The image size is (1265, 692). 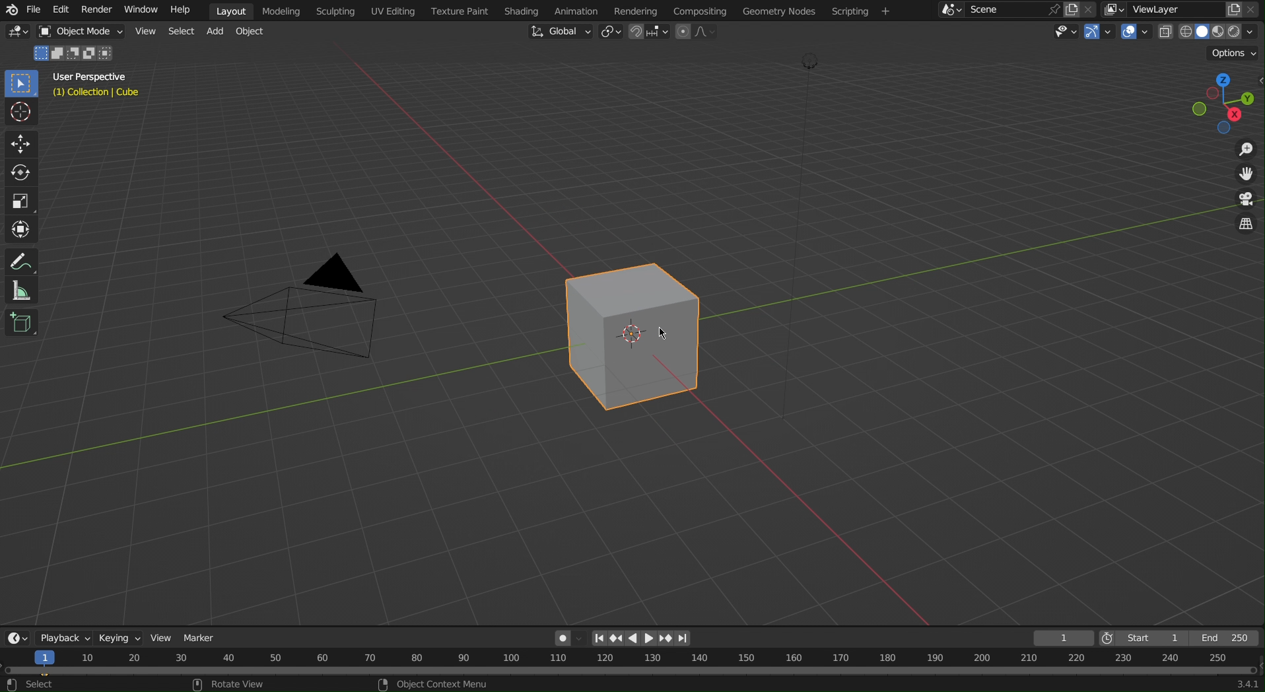 I want to click on Help, so click(x=186, y=13).